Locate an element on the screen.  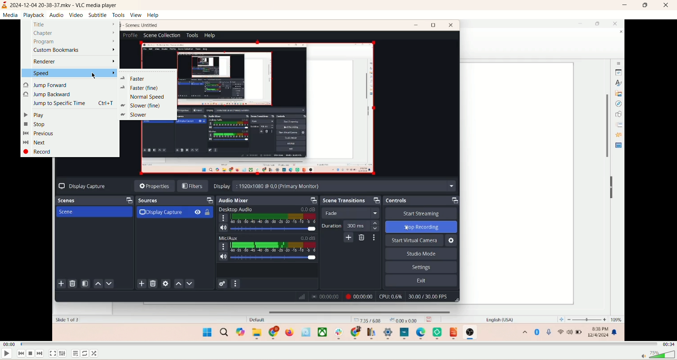
close is located at coordinates (667, 6).